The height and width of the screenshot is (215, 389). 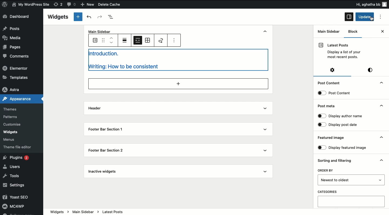 I want to click on sidebar, so click(x=347, y=16).